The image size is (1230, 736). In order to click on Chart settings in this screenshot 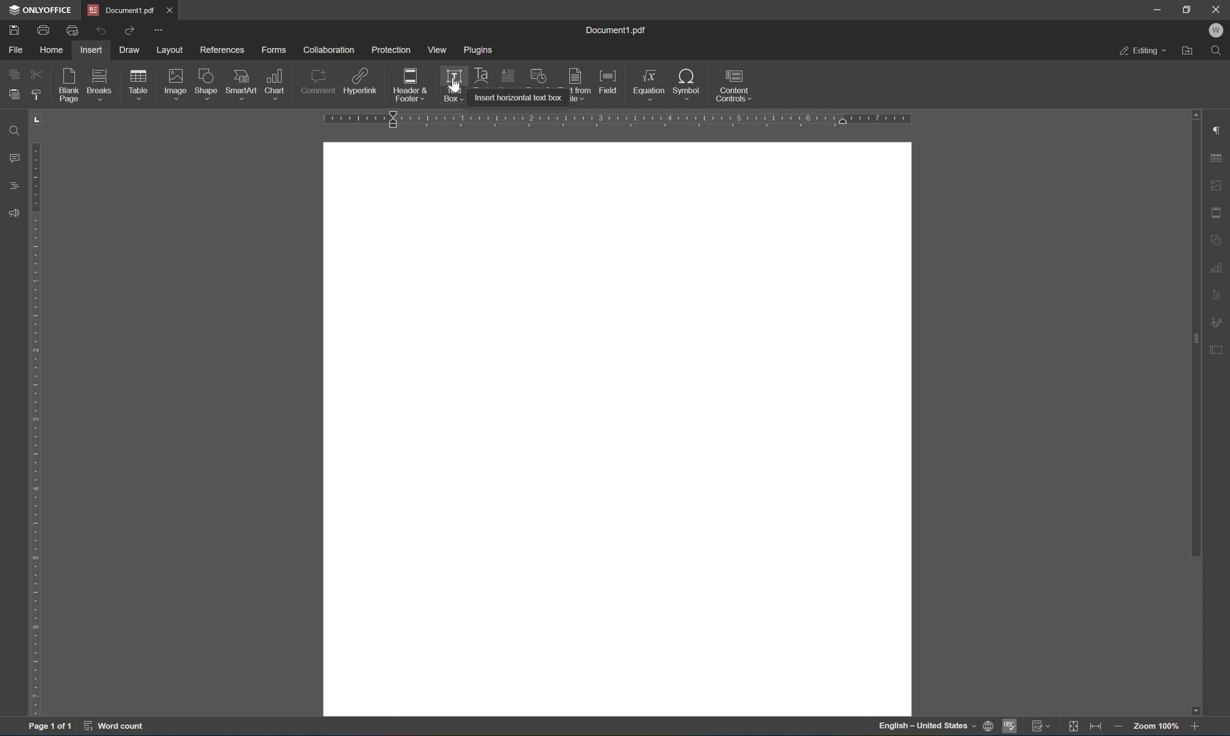, I will do `click(1218, 266)`.